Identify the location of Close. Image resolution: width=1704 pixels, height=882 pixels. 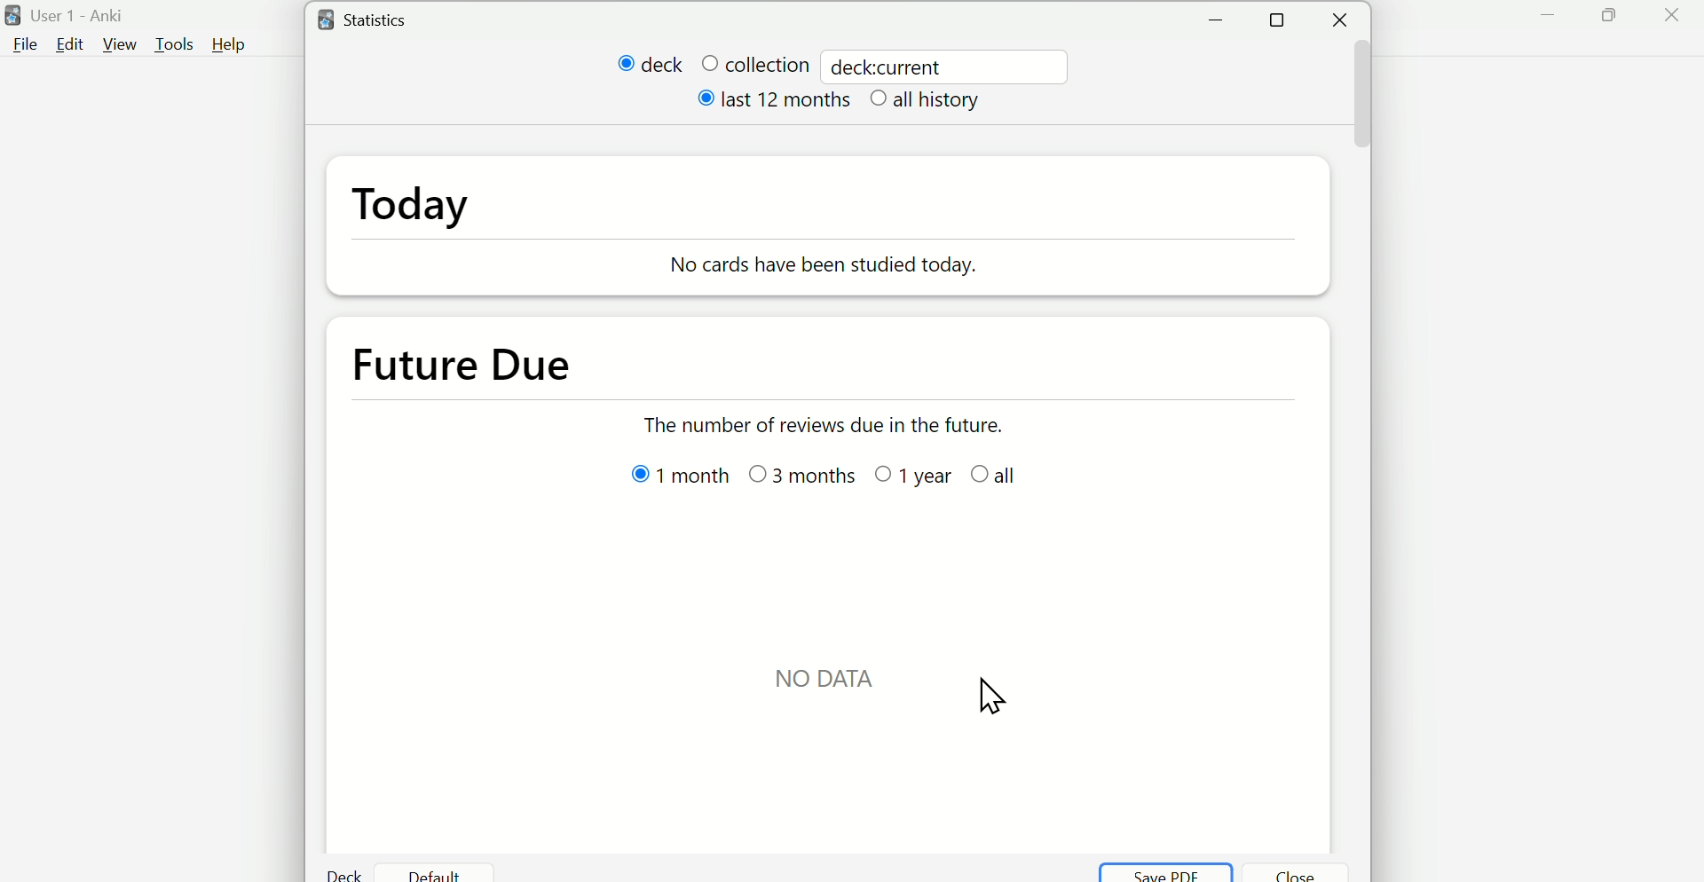
(1329, 22).